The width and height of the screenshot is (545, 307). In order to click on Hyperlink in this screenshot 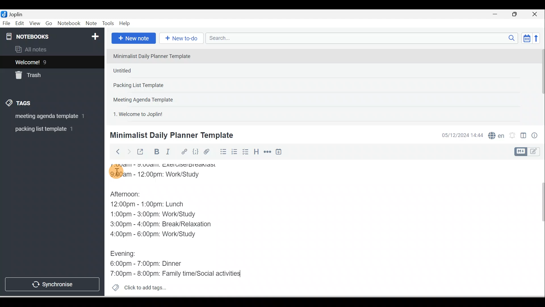, I will do `click(184, 152)`.